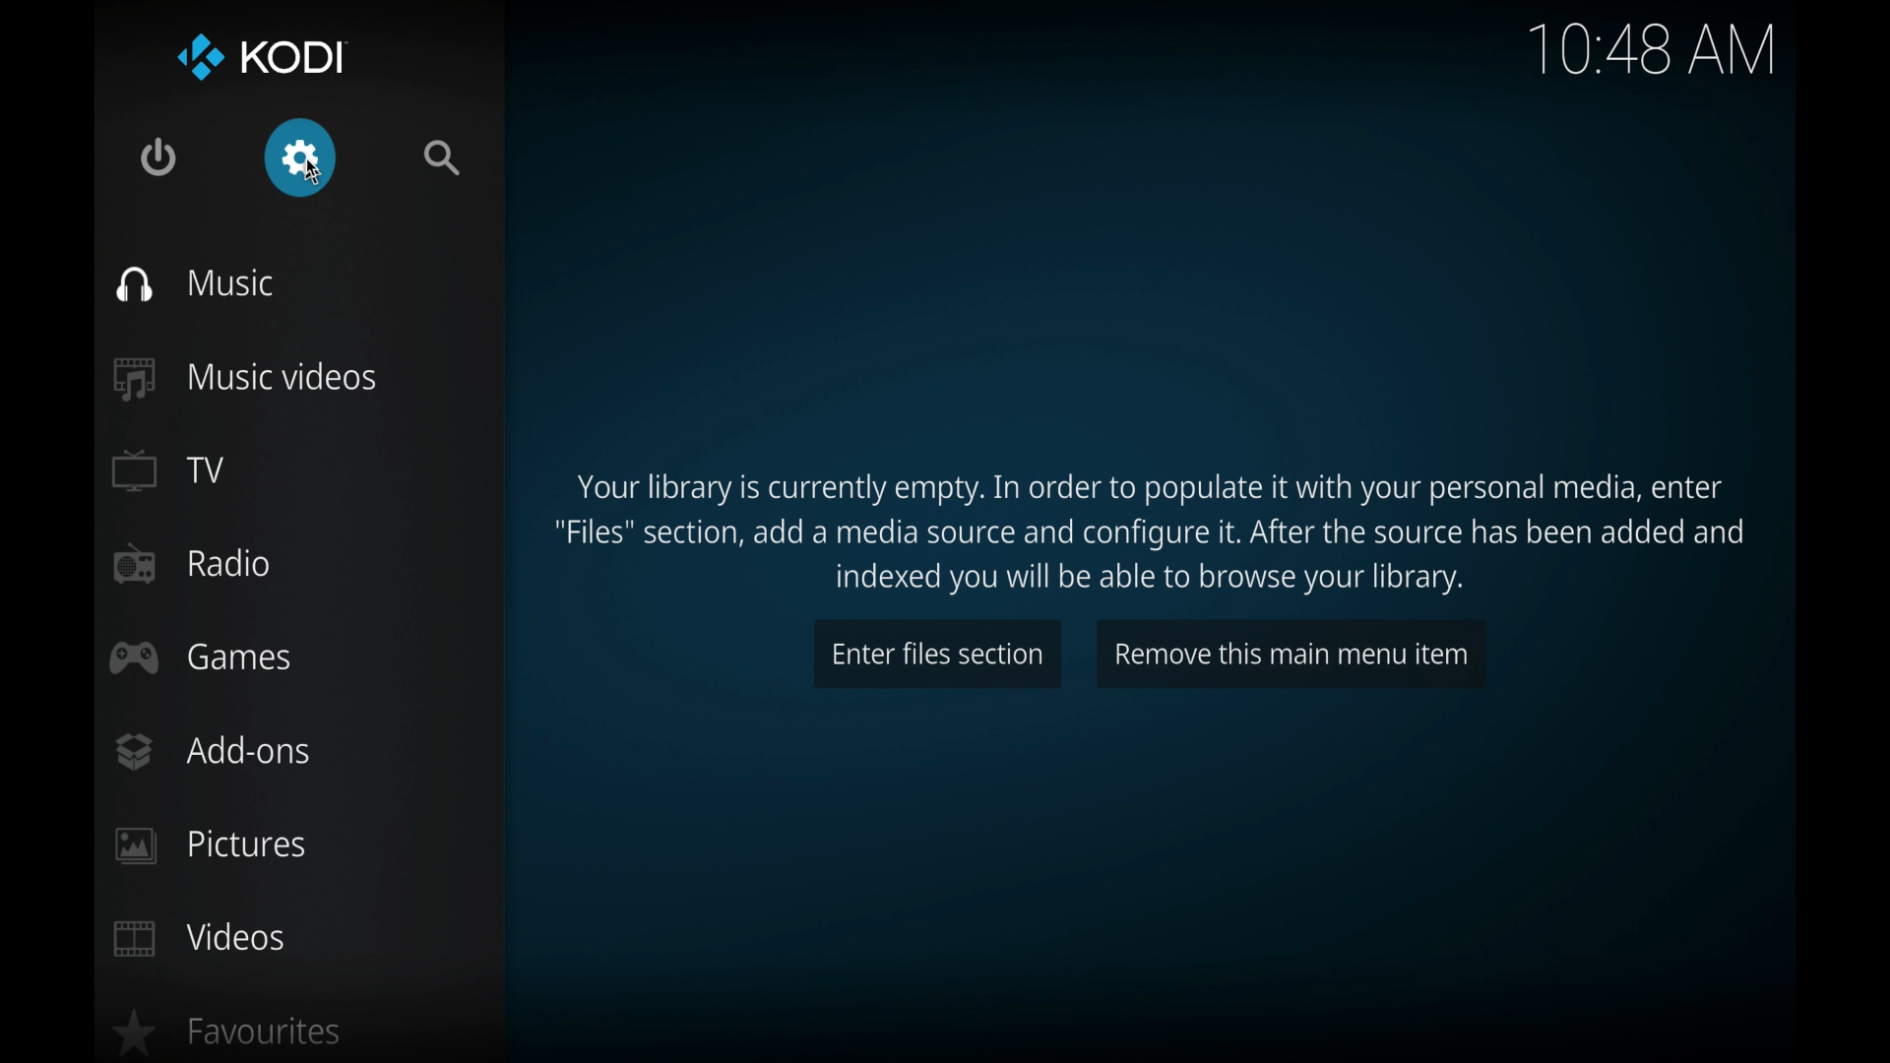 This screenshot has width=1890, height=1063. Describe the element at coordinates (1654, 51) in the screenshot. I see `time` at that location.